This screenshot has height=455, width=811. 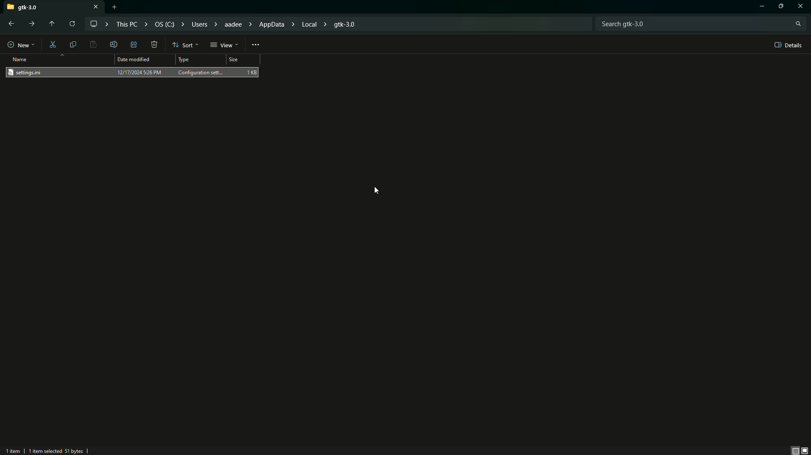 What do you see at coordinates (184, 45) in the screenshot?
I see `Sort` at bounding box center [184, 45].